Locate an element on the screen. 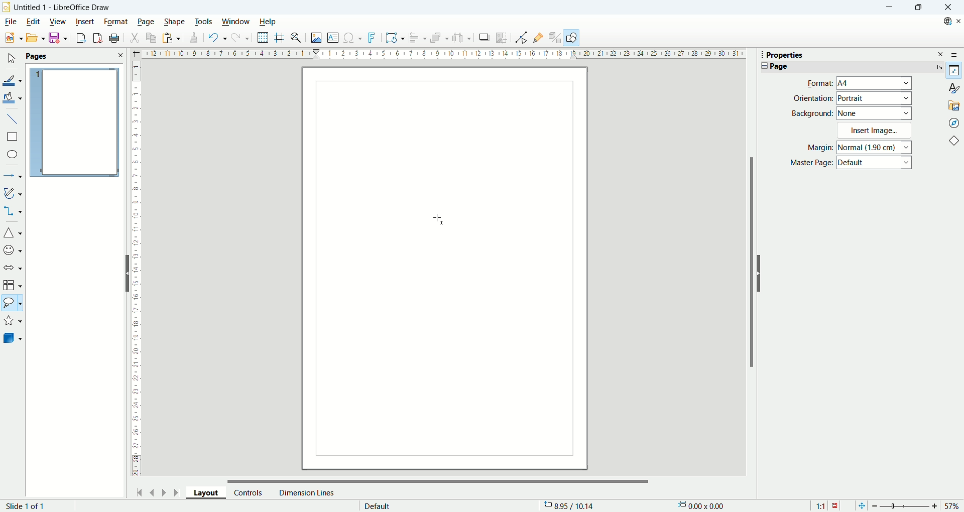  align object is located at coordinates (420, 38).